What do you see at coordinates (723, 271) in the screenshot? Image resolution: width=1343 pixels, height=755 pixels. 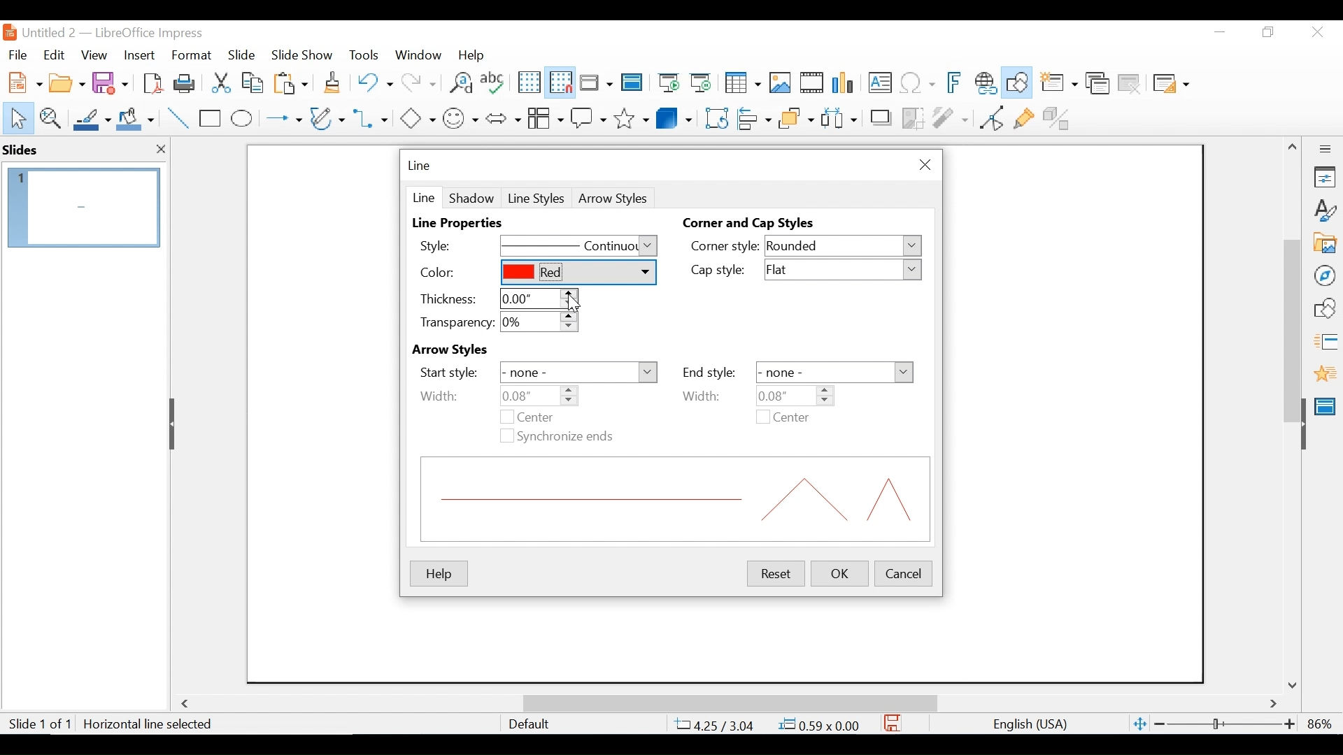 I see `Cap Style` at bounding box center [723, 271].